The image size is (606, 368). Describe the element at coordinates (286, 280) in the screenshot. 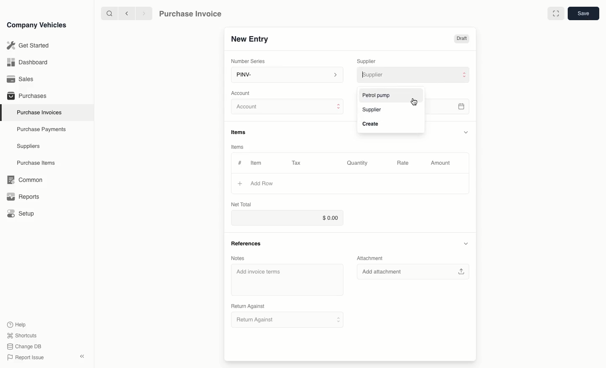

I see `Add invoice terms.` at that location.